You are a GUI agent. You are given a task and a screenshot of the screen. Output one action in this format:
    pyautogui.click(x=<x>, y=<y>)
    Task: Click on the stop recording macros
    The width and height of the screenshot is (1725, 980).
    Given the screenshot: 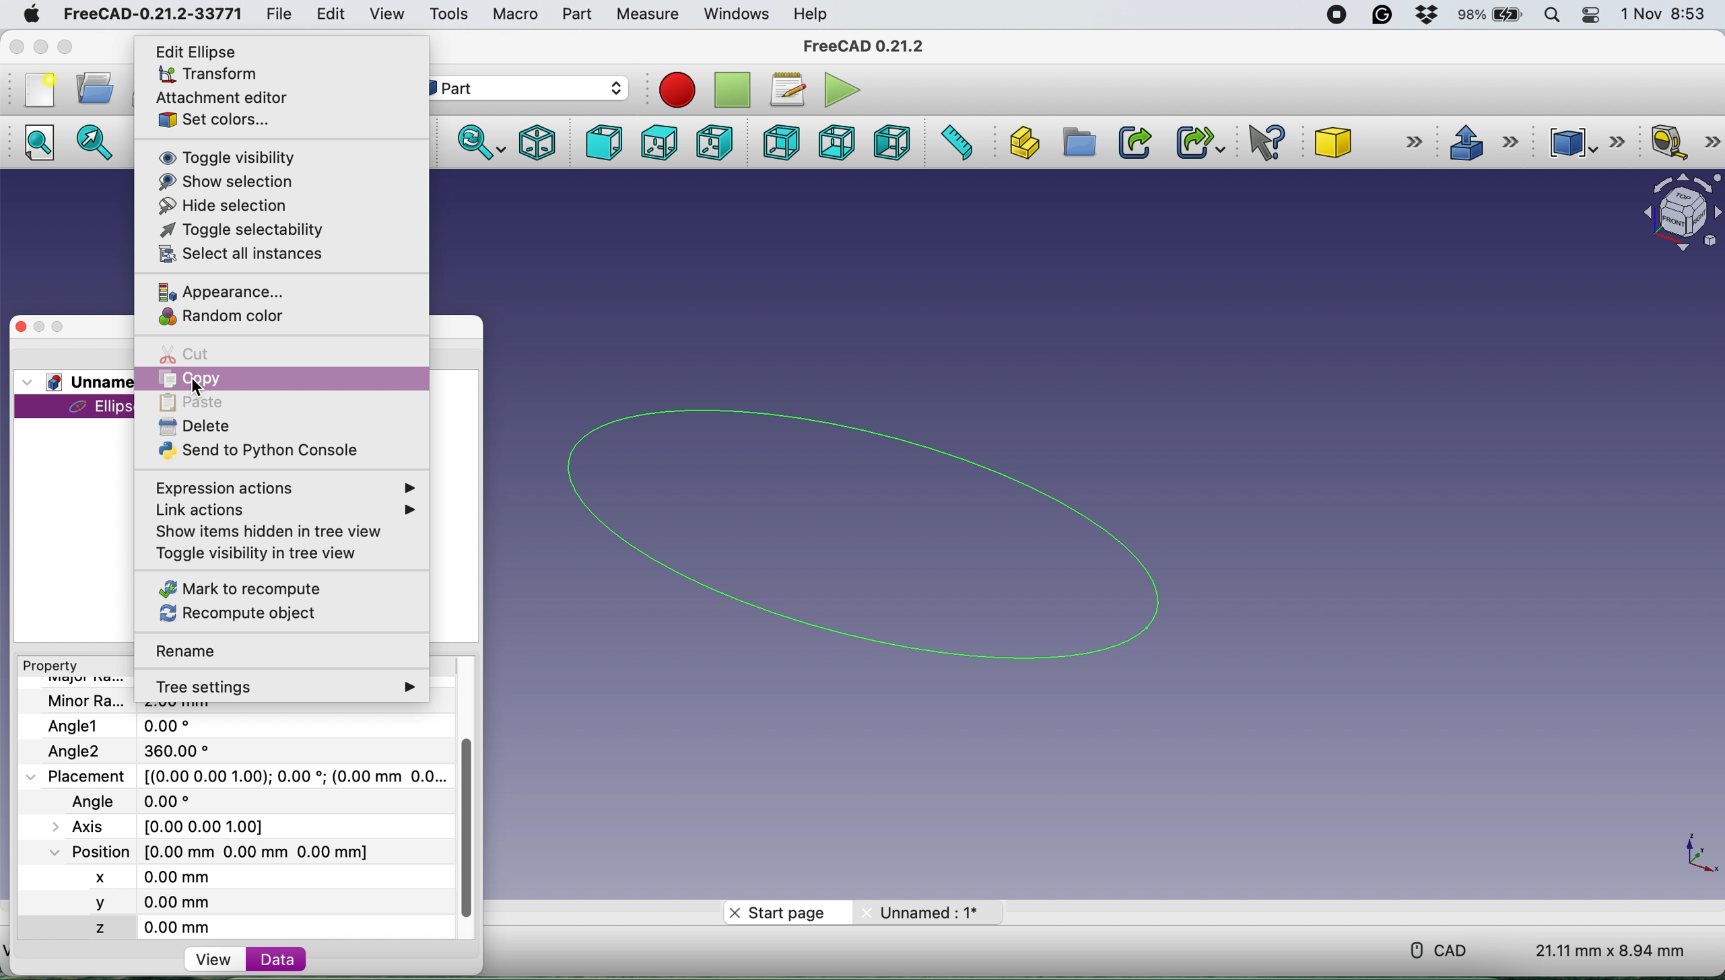 What is the action you would take?
    pyautogui.click(x=736, y=89)
    